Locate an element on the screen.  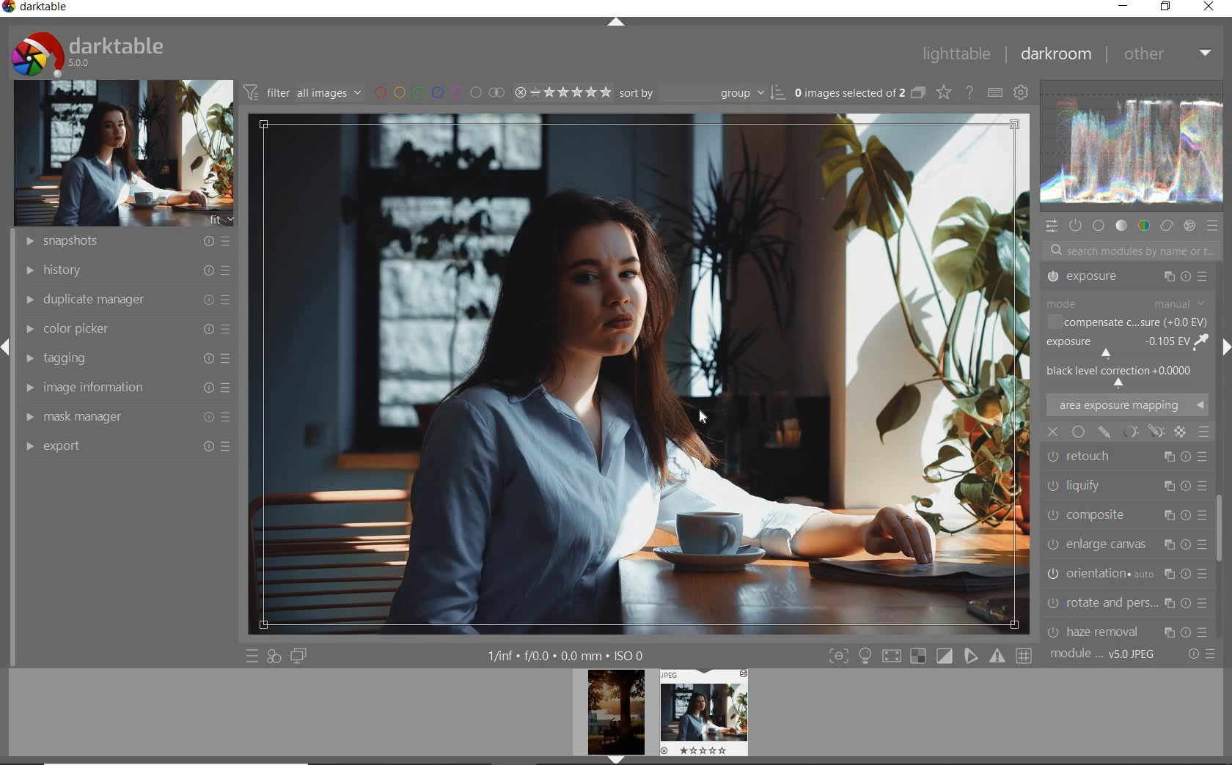
TOGGLE MODE is located at coordinates (930, 656).